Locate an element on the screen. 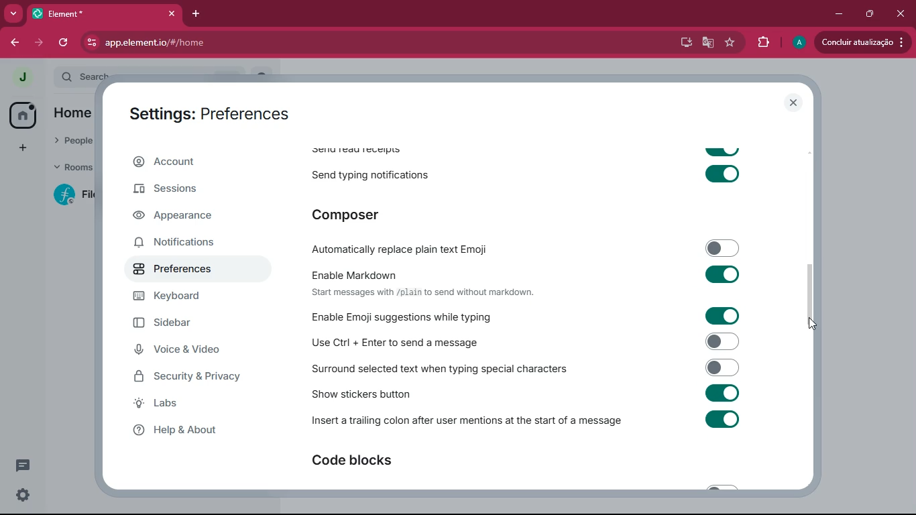 The image size is (916, 515). help is located at coordinates (186, 430).